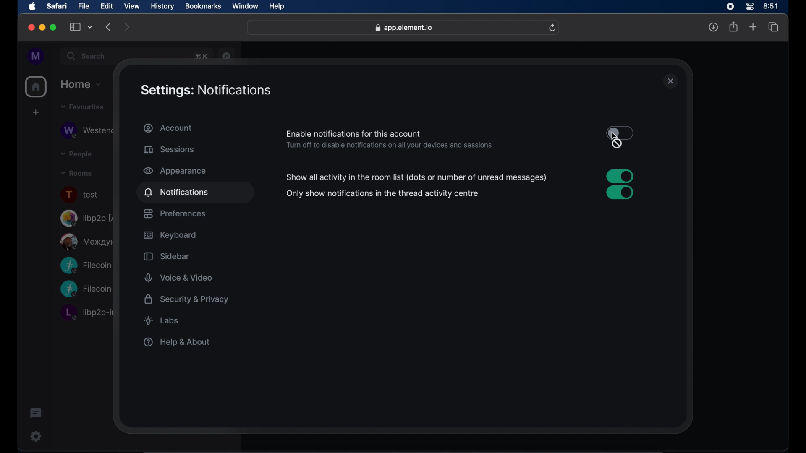 The height and width of the screenshot is (453, 806). I want to click on show sidebar, so click(76, 27).